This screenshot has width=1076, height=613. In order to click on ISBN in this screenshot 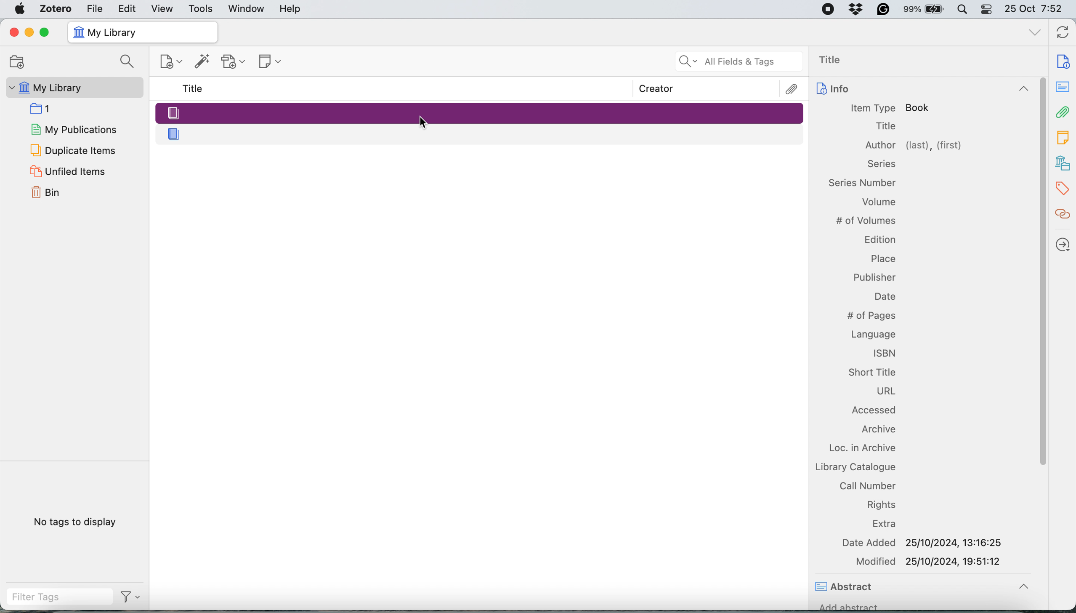, I will do `click(885, 352)`.